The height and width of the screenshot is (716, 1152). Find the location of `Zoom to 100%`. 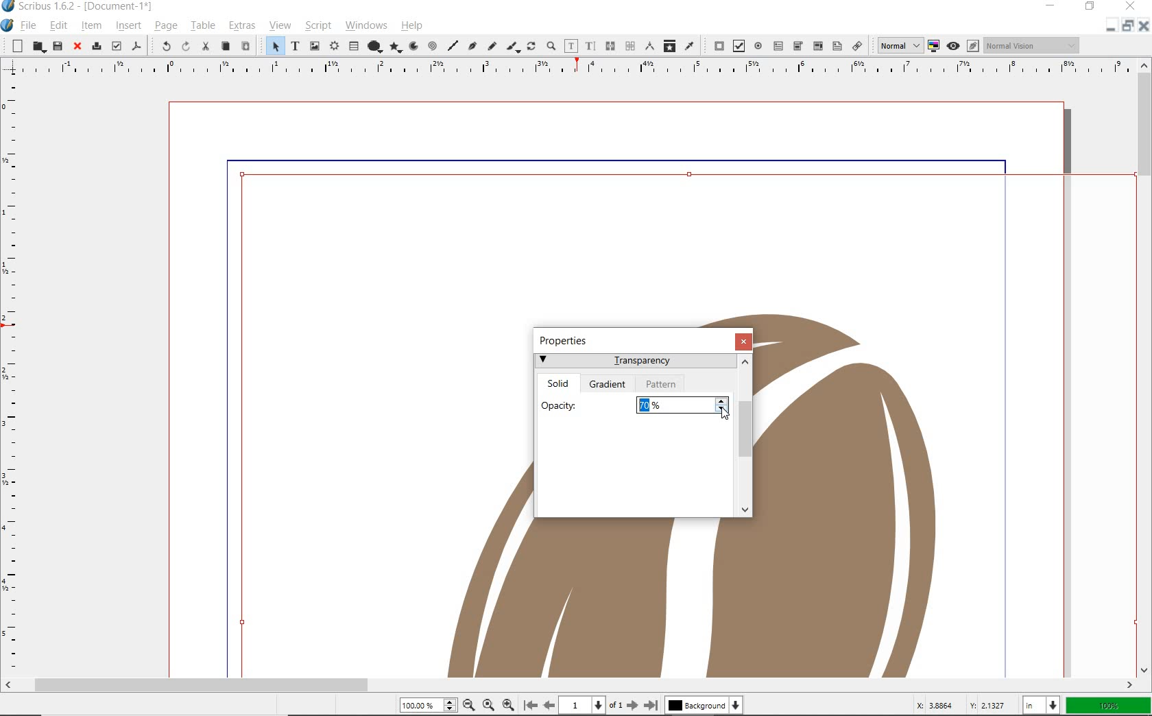

Zoom to 100% is located at coordinates (490, 705).